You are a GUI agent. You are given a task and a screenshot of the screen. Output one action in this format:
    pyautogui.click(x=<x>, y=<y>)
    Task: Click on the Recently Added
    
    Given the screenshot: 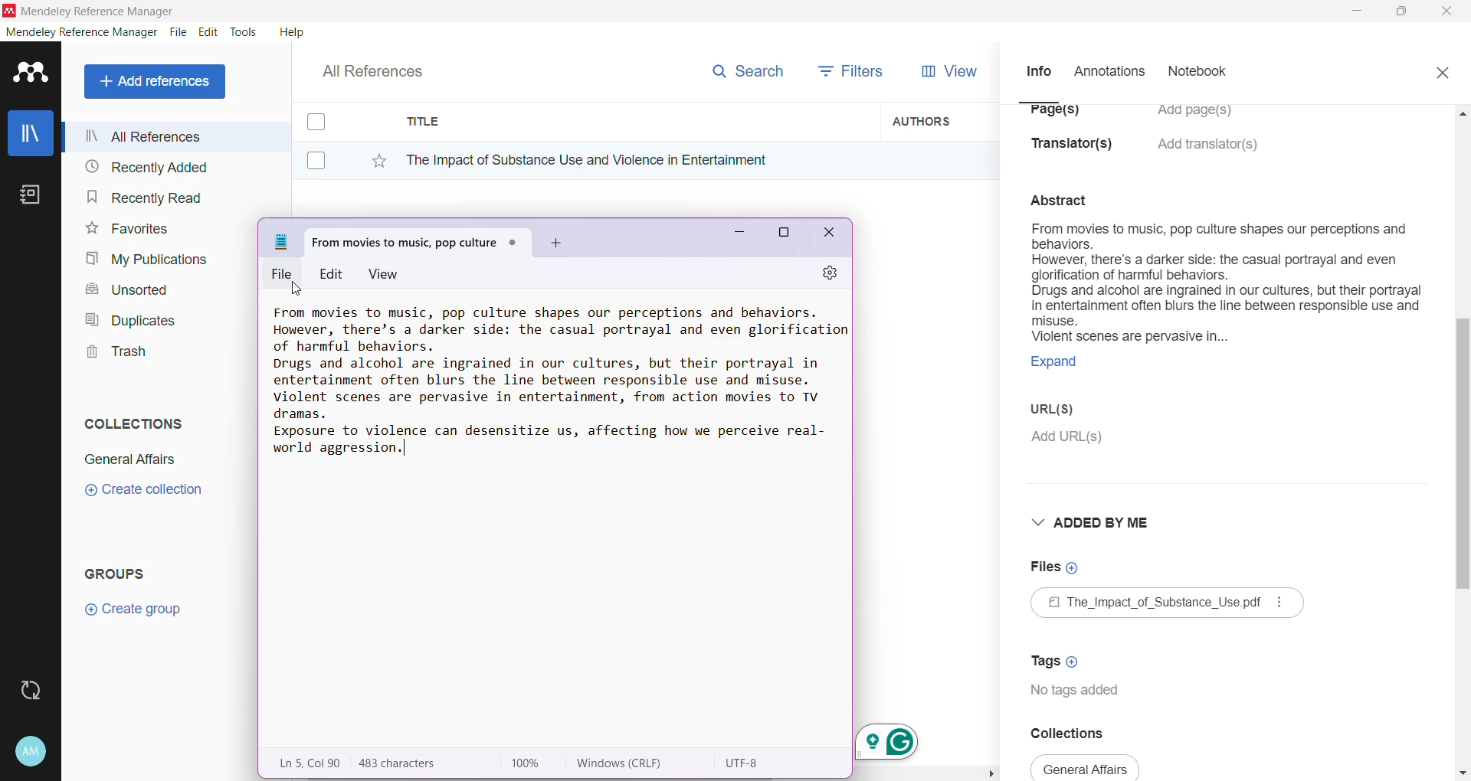 What is the action you would take?
    pyautogui.click(x=144, y=168)
    